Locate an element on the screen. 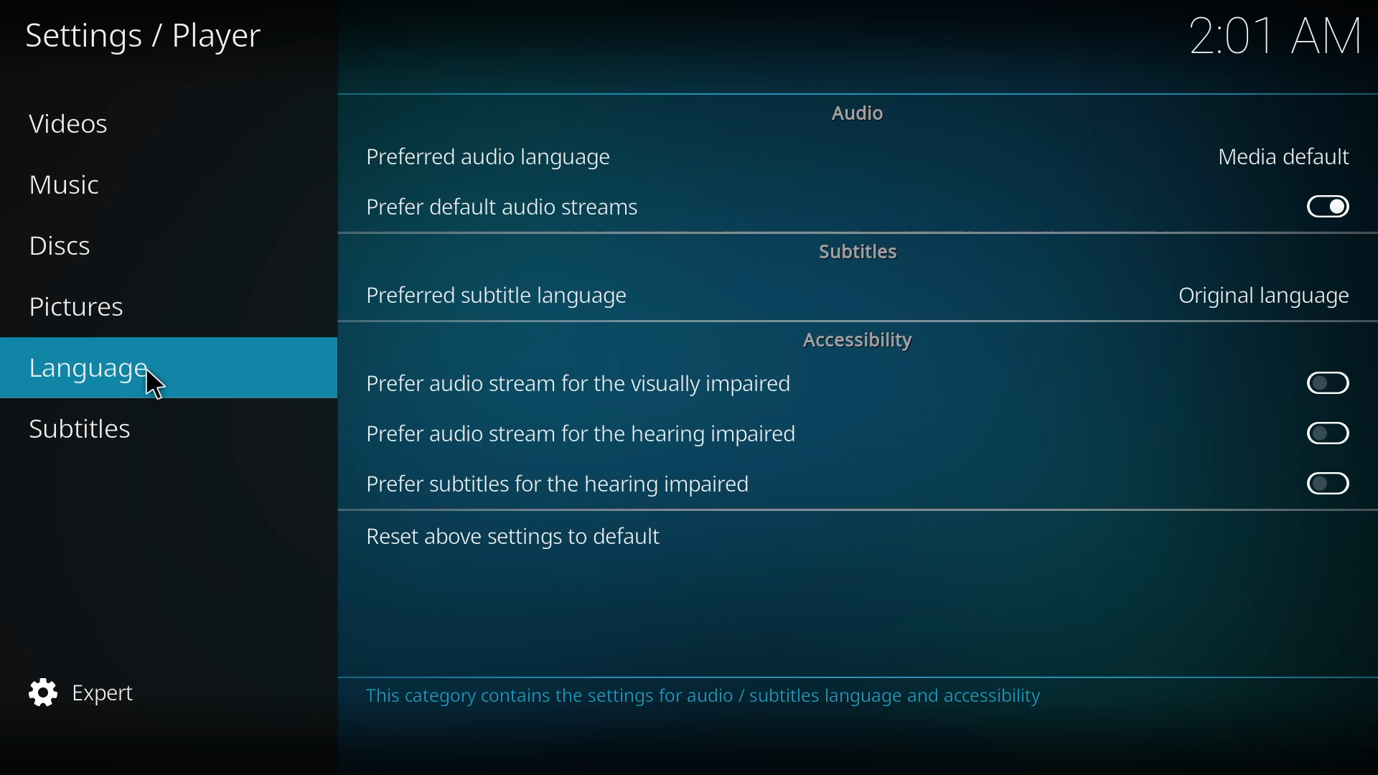 Image resolution: width=1378 pixels, height=775 pixels. accessibility is located at coordinates (858, 341).